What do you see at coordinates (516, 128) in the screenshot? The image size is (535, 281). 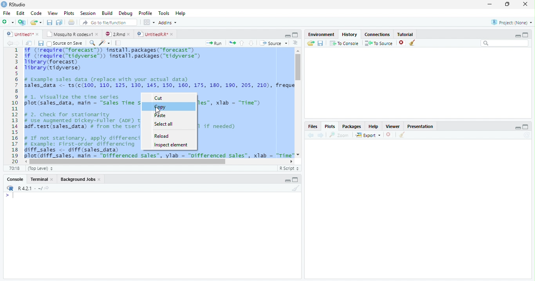 I see `Minimize` at bounding box center [516, 128].